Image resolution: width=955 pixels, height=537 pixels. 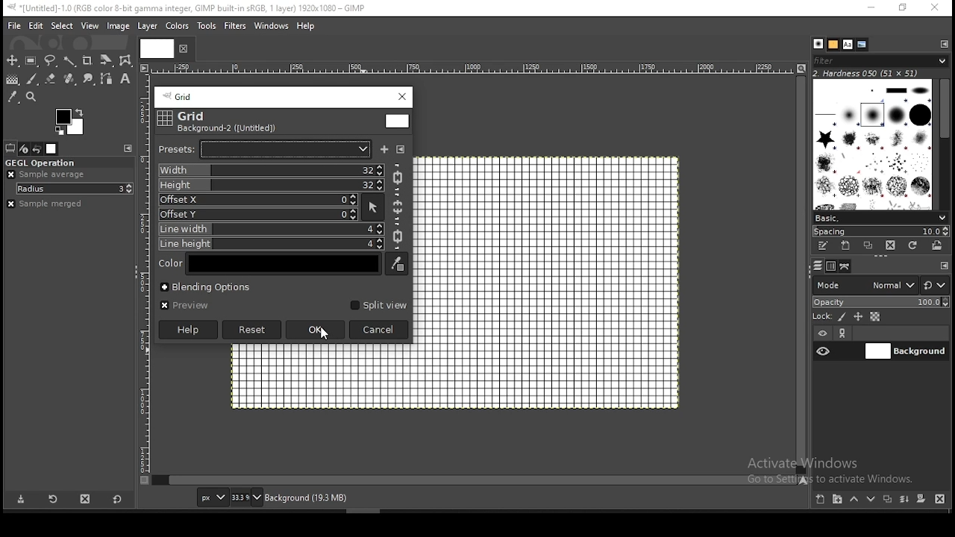 What do you see at coordinates (939, 500) in the screenshot?
I see `delete layer` at bounding box center [939, 500].